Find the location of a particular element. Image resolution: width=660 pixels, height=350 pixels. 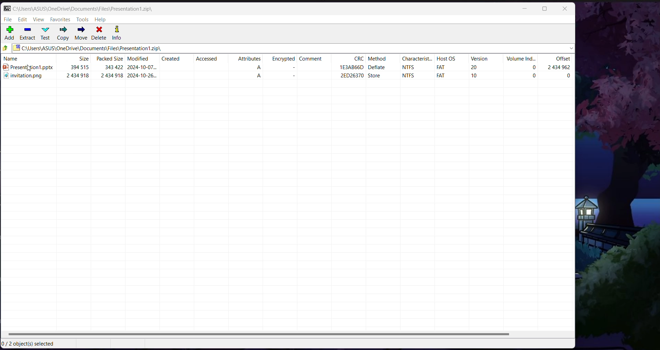

ecrypted is located at coordinates (284, 60).